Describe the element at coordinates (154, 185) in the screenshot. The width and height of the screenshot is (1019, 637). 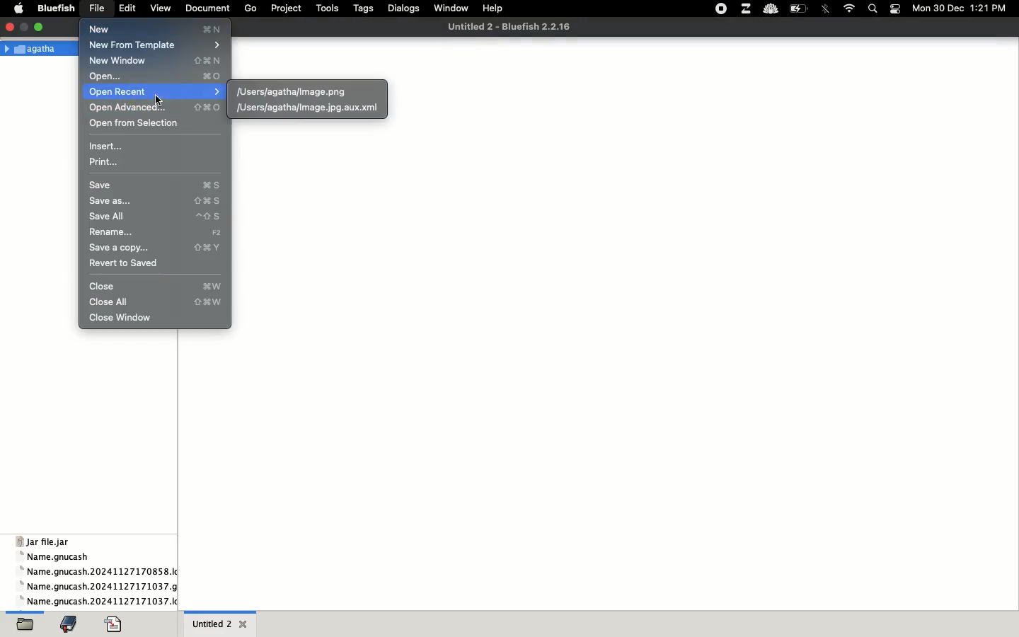
I see `save` at that location.